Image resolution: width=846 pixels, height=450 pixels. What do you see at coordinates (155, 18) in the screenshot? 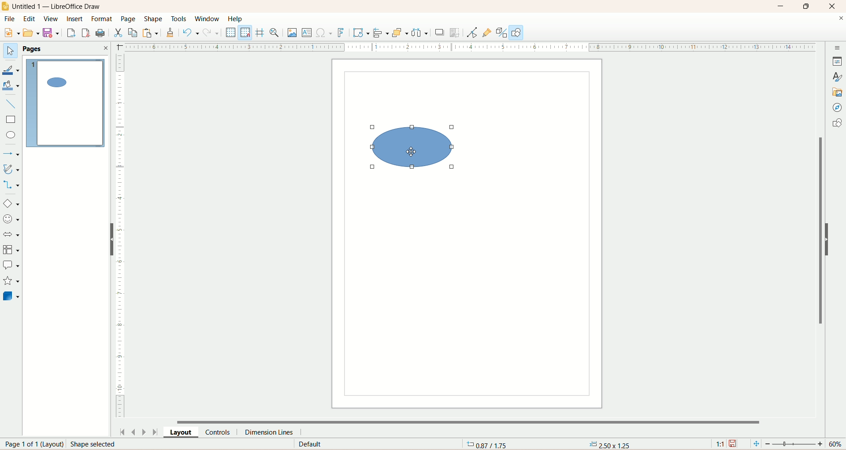
I see `shape` at bounding box center [155, 18].